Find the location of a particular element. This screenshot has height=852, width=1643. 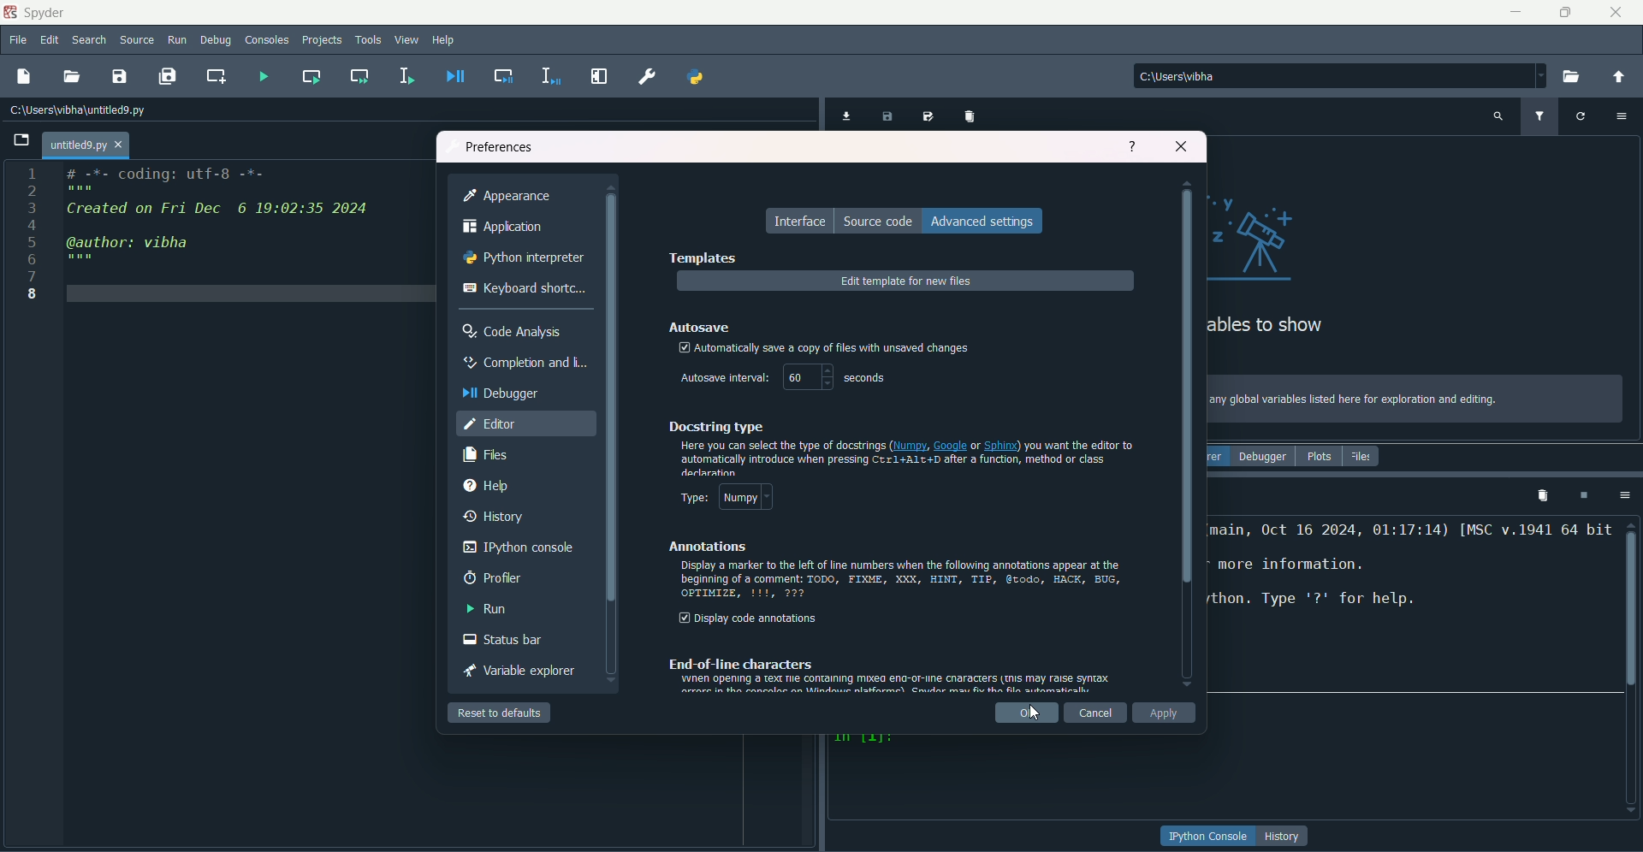

profiler is located at coordinates (489, 579).